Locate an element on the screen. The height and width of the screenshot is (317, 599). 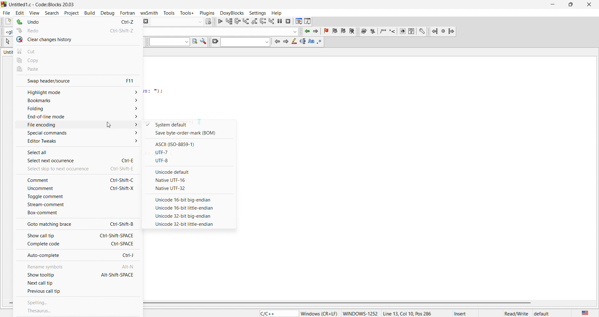
native utf-16 is located at coordinates (189, 179).